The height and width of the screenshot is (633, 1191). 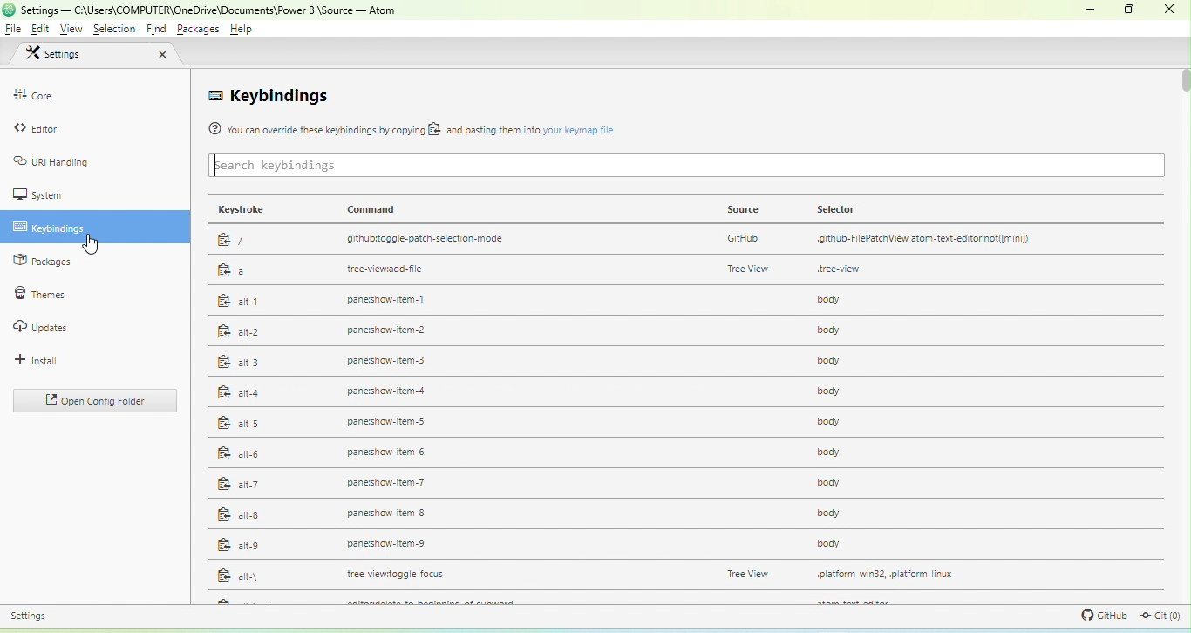 I want to click on app icon, so click(x=8, y=10).